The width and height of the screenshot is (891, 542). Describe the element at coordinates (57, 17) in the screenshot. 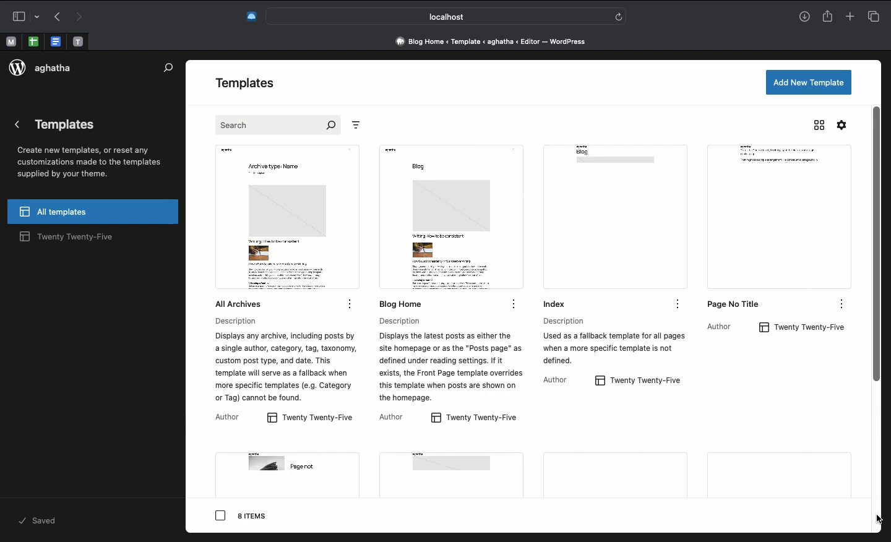

I see `Back` at that location.